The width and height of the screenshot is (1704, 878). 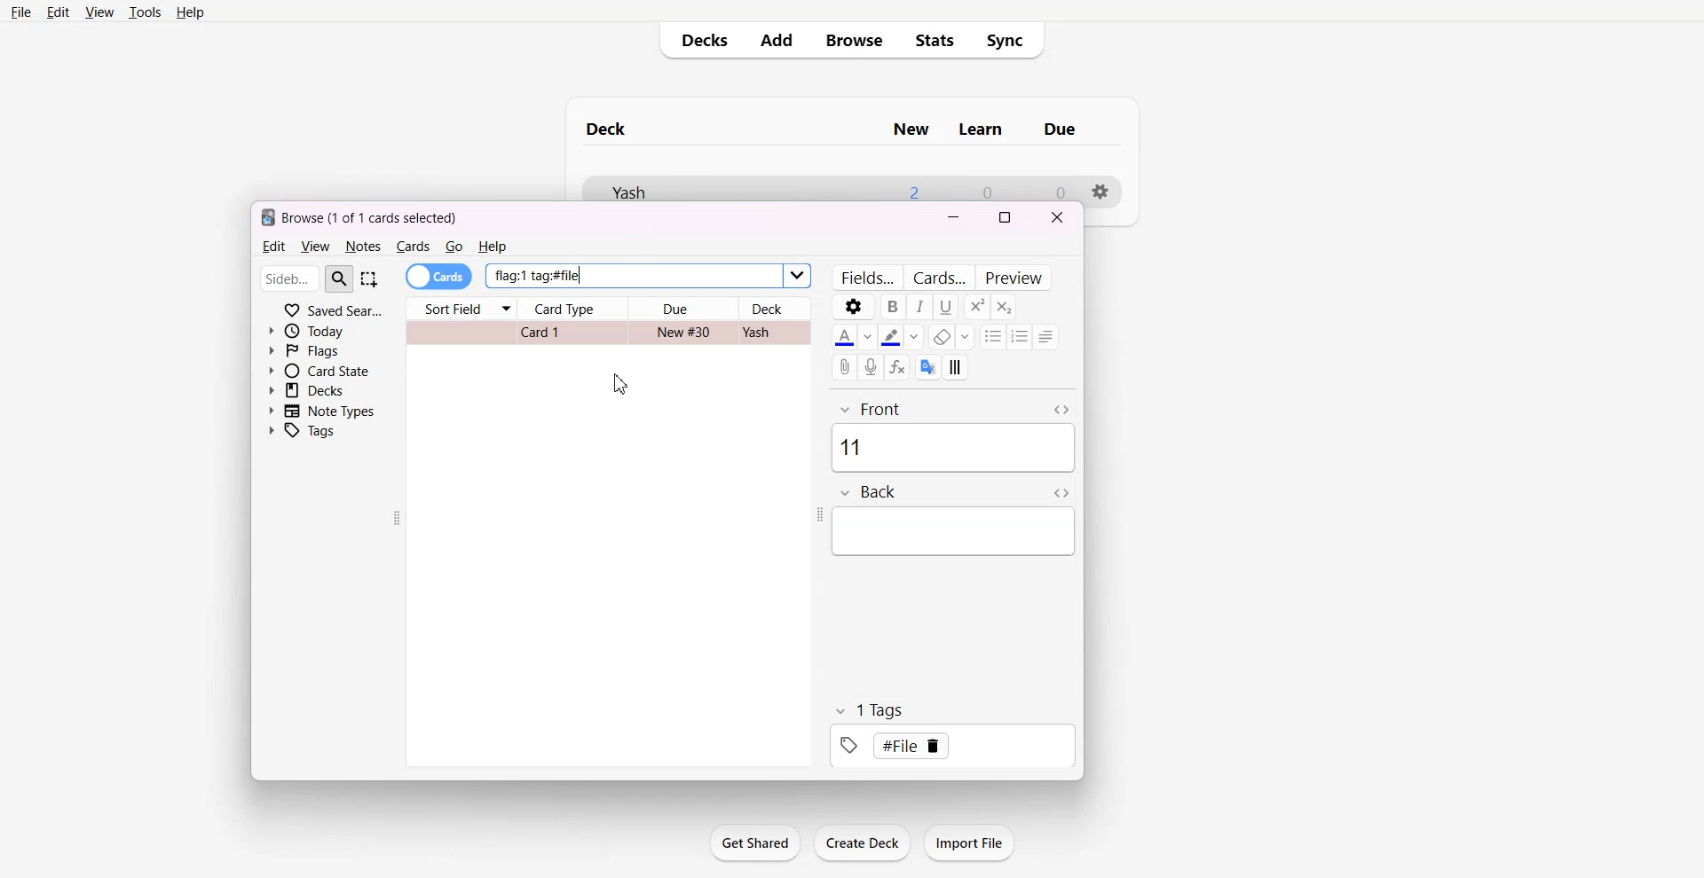 I want to click on Back, so click(x=927, y=490).